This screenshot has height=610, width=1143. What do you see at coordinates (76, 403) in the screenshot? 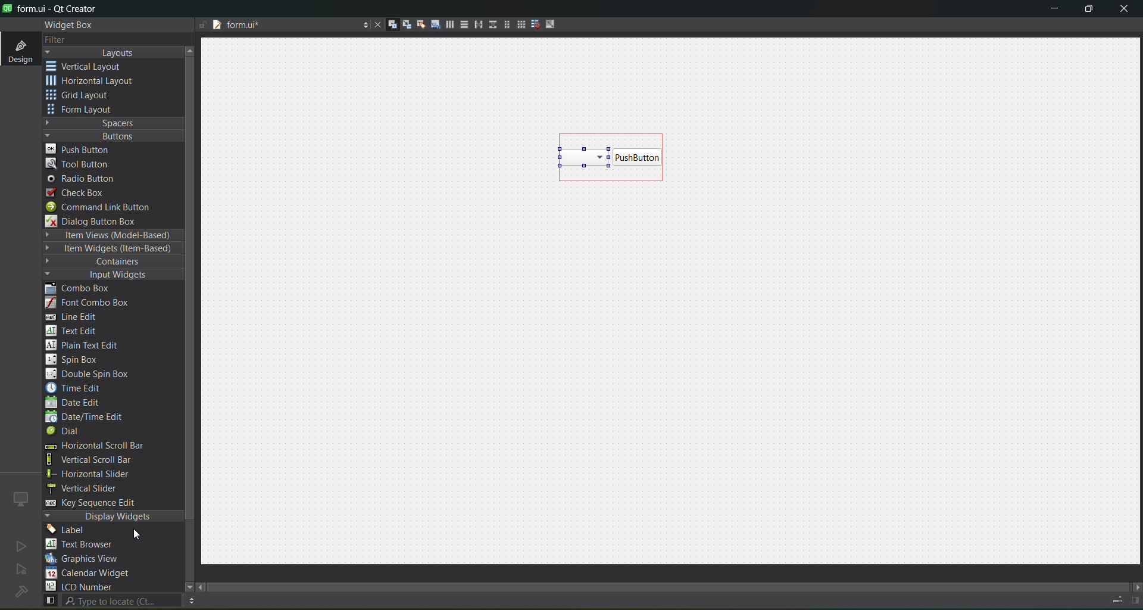
I see `date edit` at bounding box center [76, 403].